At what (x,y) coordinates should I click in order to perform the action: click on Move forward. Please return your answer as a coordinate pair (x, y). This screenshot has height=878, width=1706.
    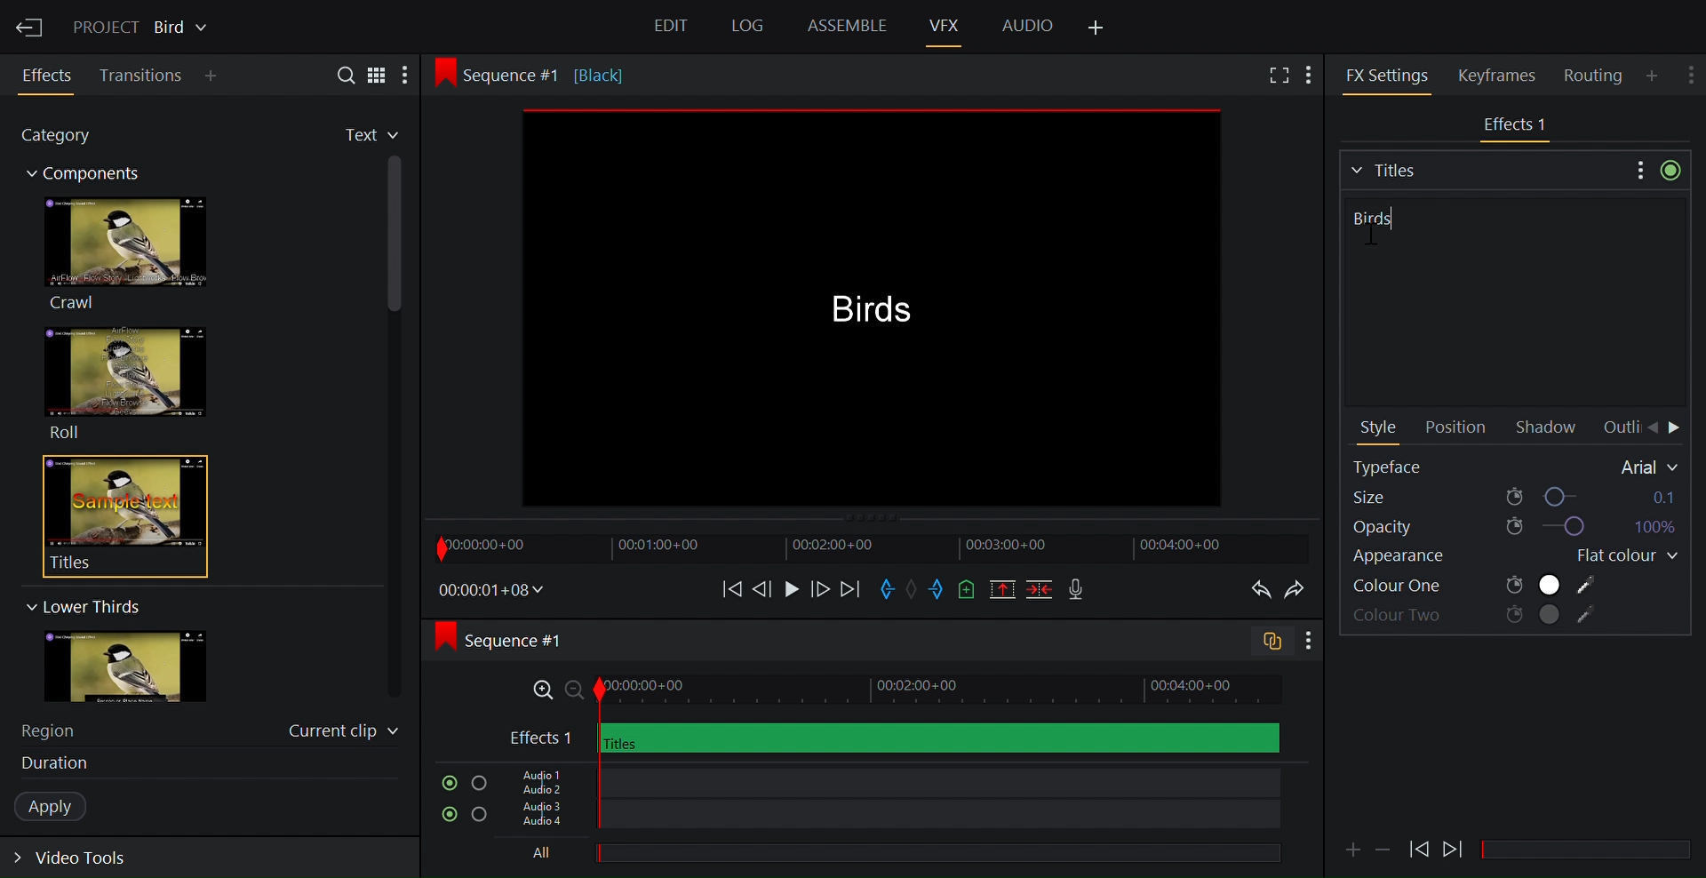
    Looking at the image, I should click on (849, 590).